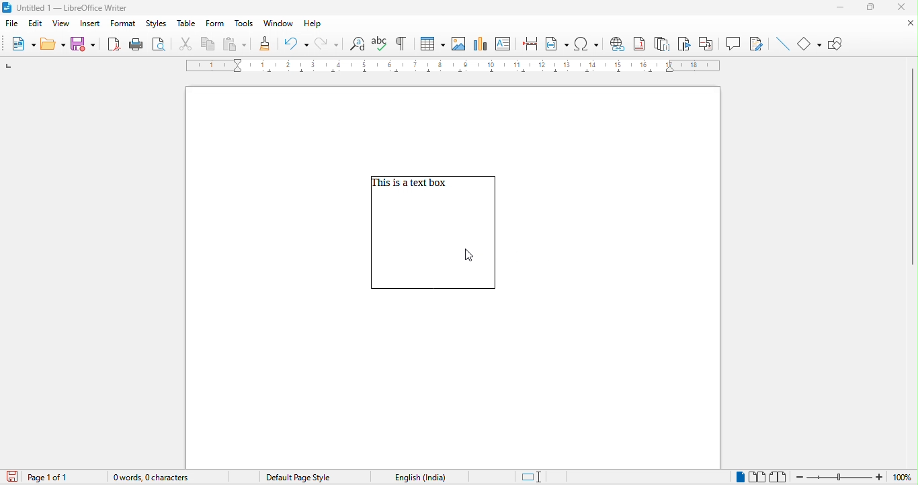 This screenshot has height=485, width=918. What do you see at coordinates (11, 477) in the screenshot?
I see `click to save the document` at bounding box center [11, 477].